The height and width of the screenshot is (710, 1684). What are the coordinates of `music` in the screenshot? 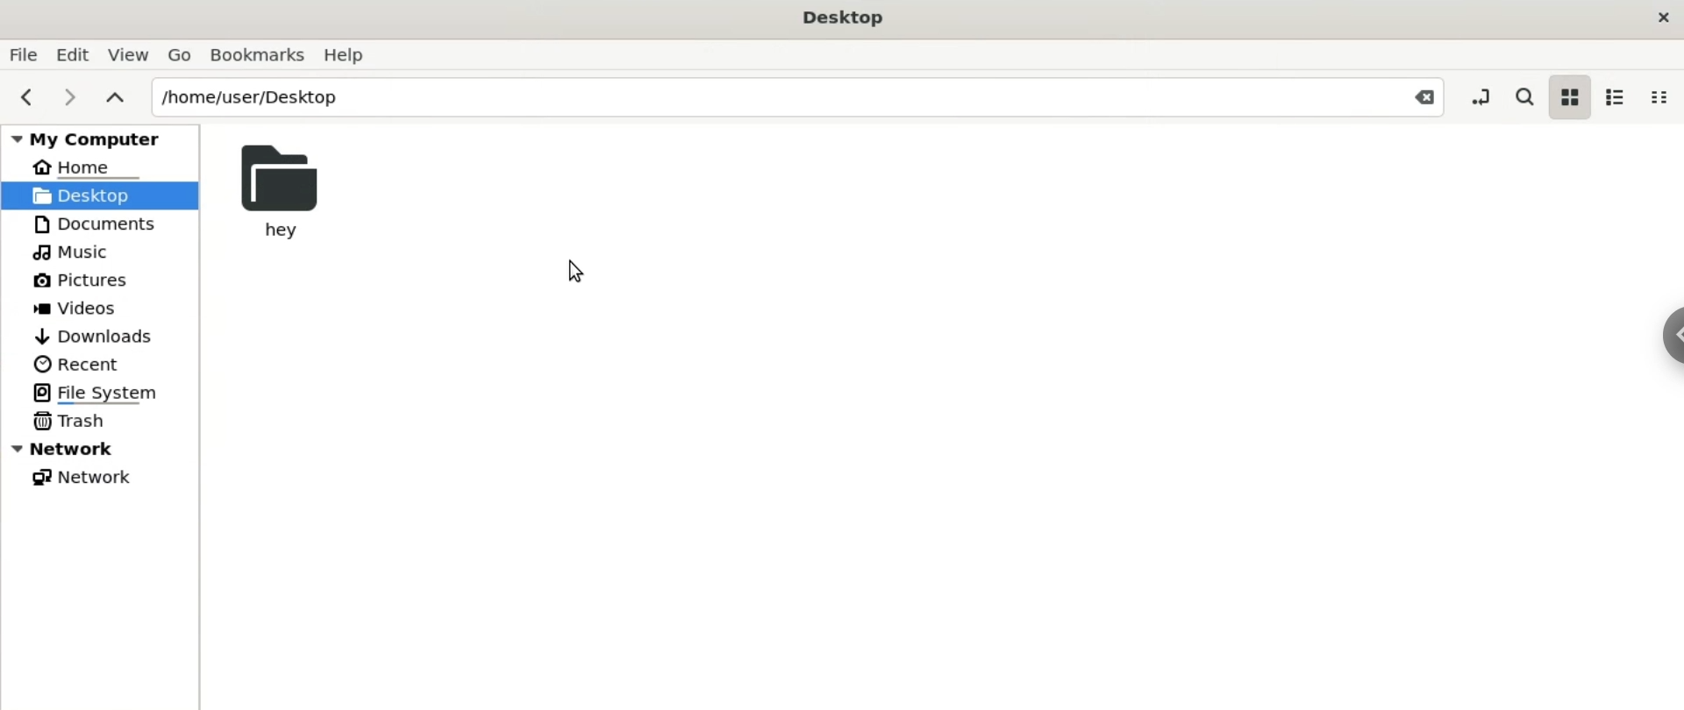 It's located at (69, 252).